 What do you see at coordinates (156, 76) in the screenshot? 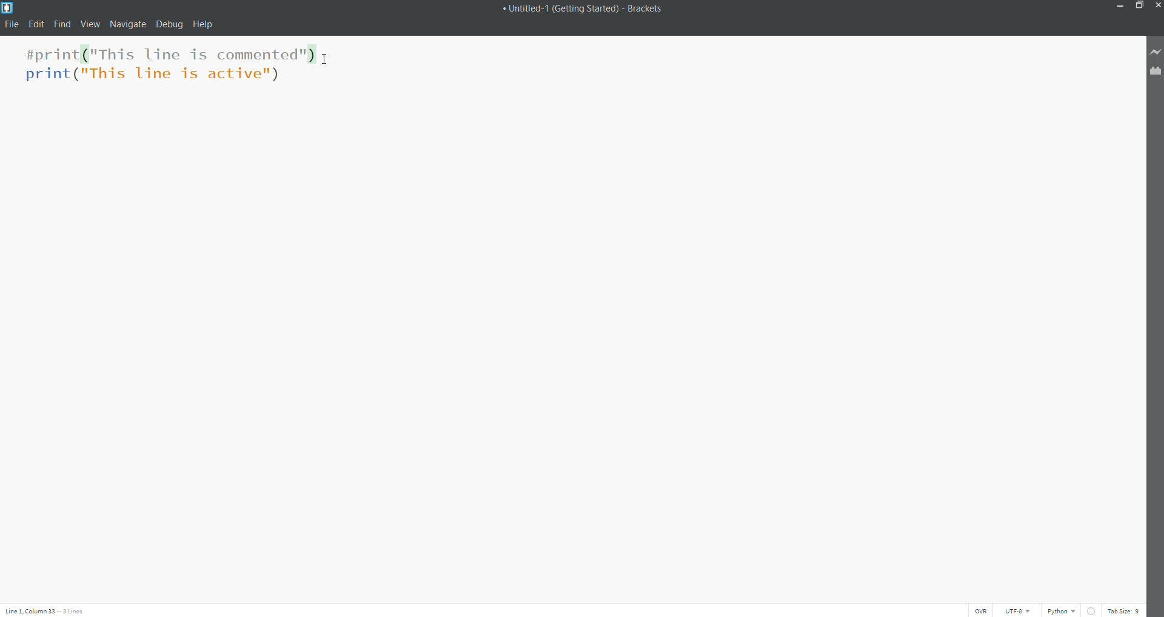
I see `Other Code` at bounding box center [156, 76].